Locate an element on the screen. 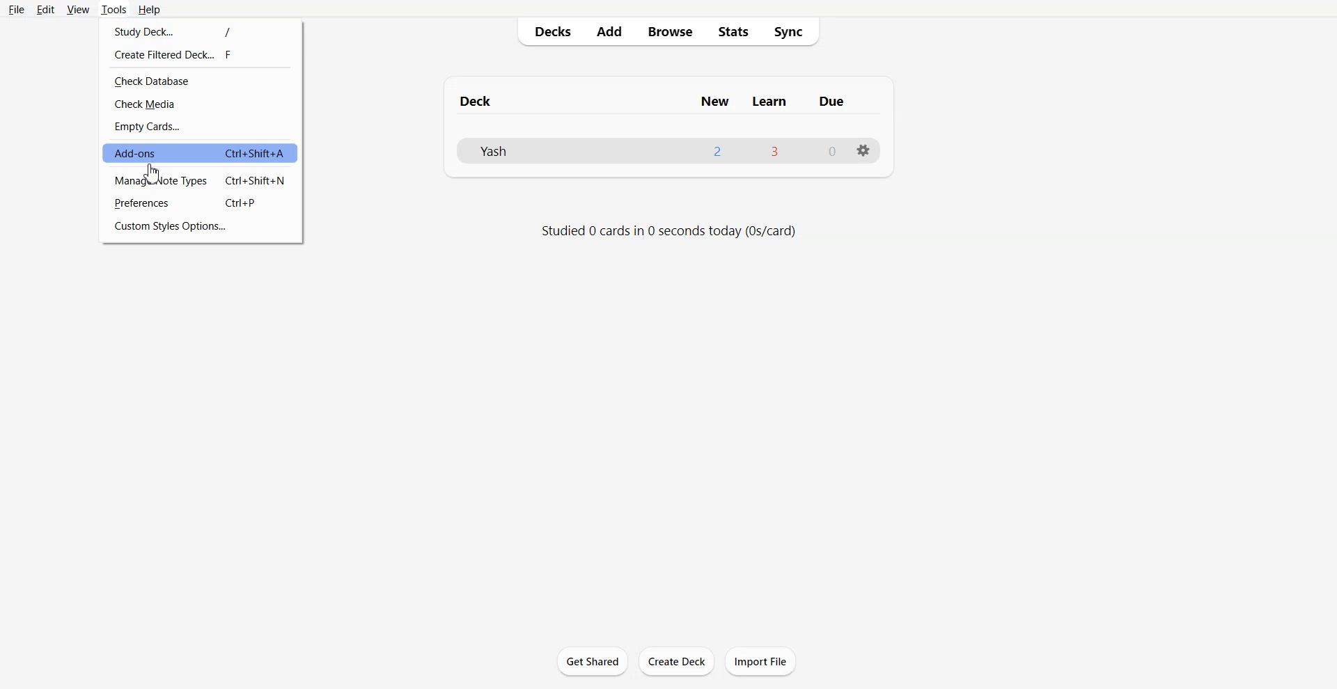 The image size is (1337, 689). Check Media is located at coordinates (200, 104).